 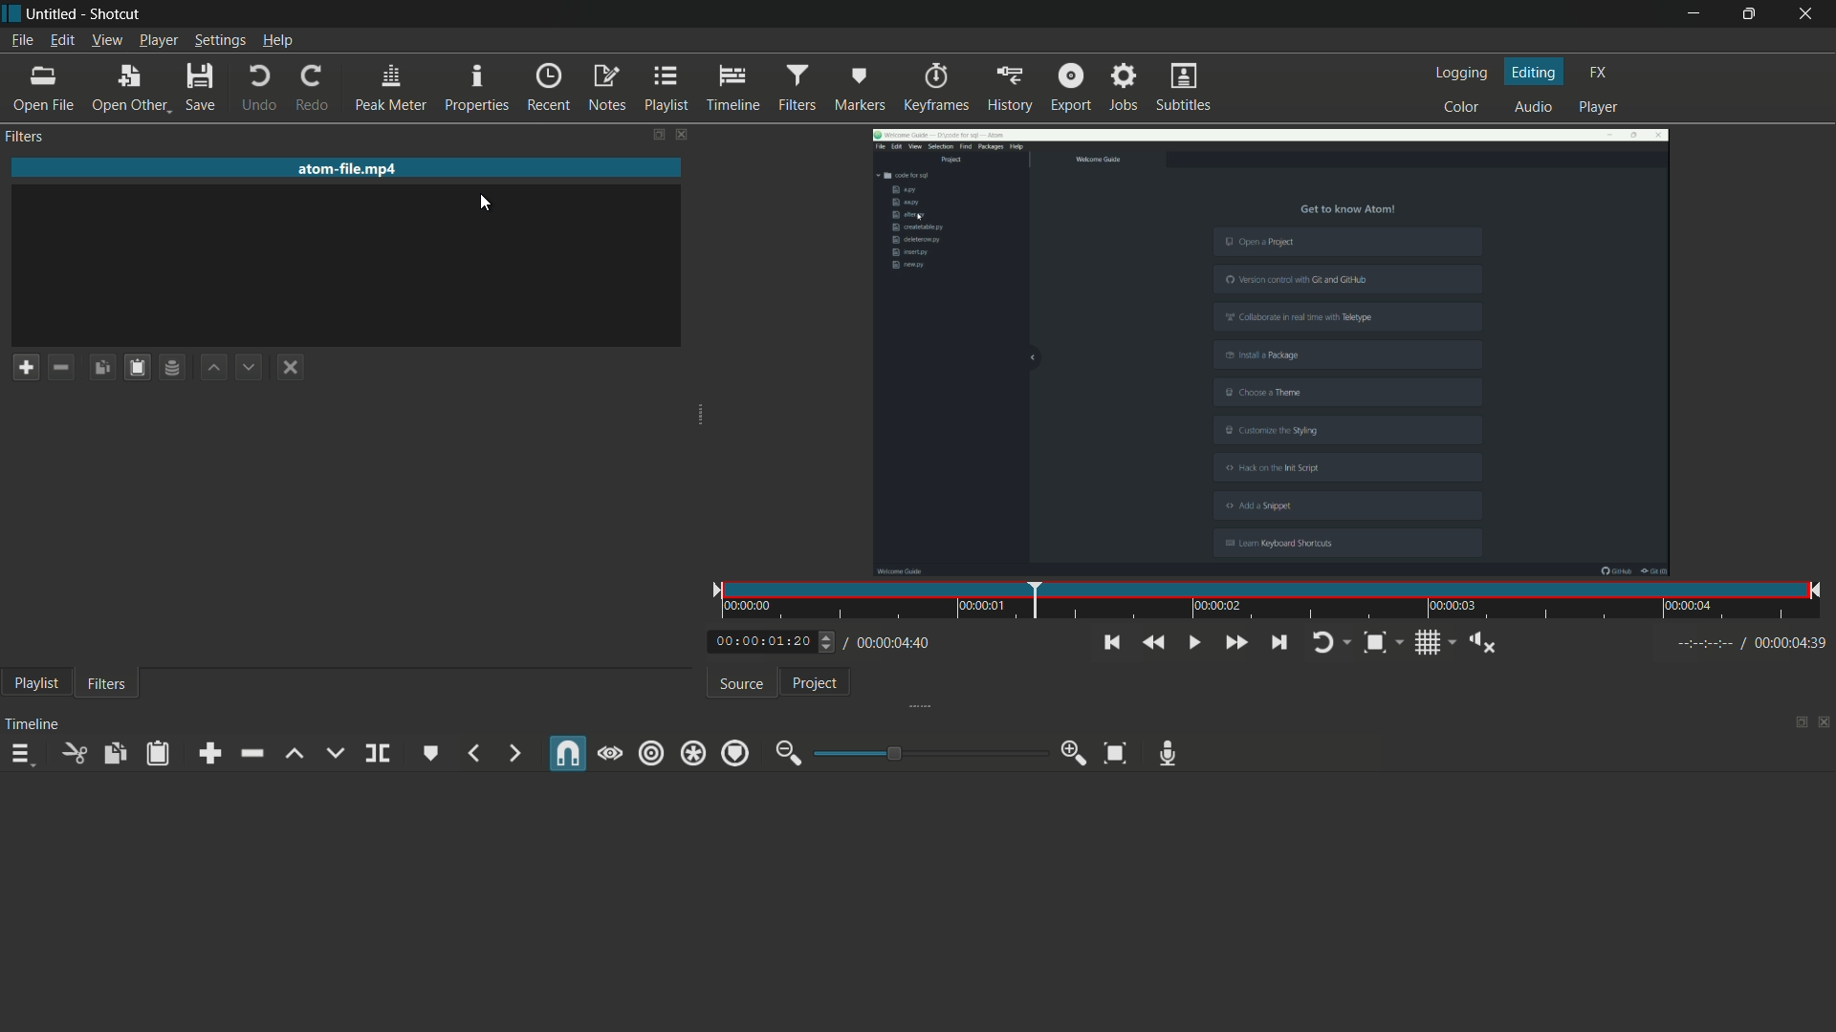 What do you see at coordinates (785, 754) in the screenshot?
I see `zoom out` at bounding box center [785, 754].